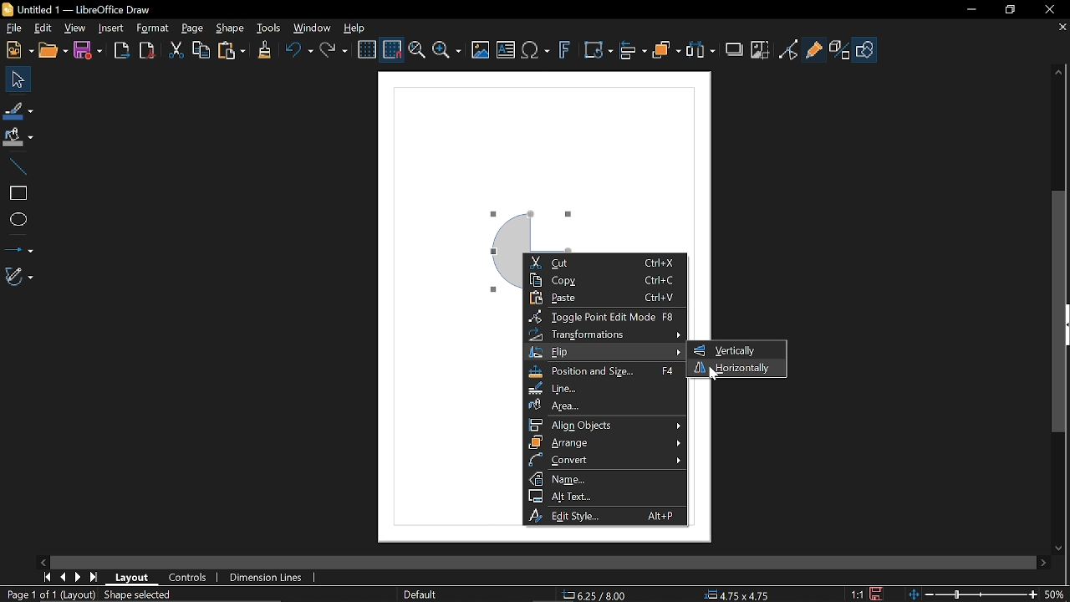 This screenshot has width=1070, height=602. What do you see at coordinates (604, 334) in the screenshot?
I see `Transformation` at bounding box center [604, 334].